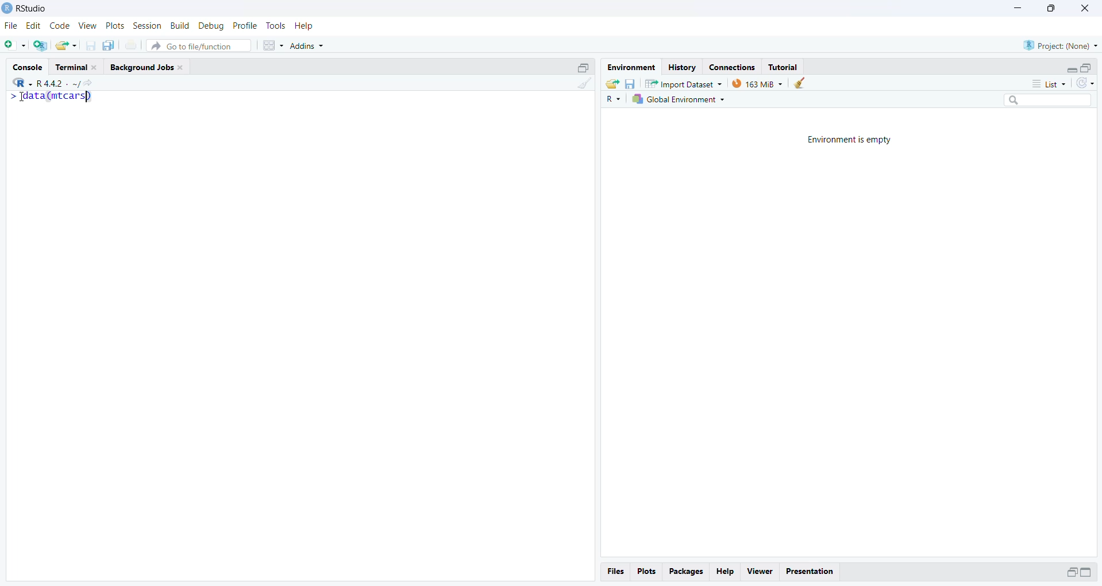 Image resolution: width=1102 pixels, height=586 pixels. What do you see at coordinates (1070, 70) in the screenshot?
I see `expand/collapse` at bounding box center [1070, 70].